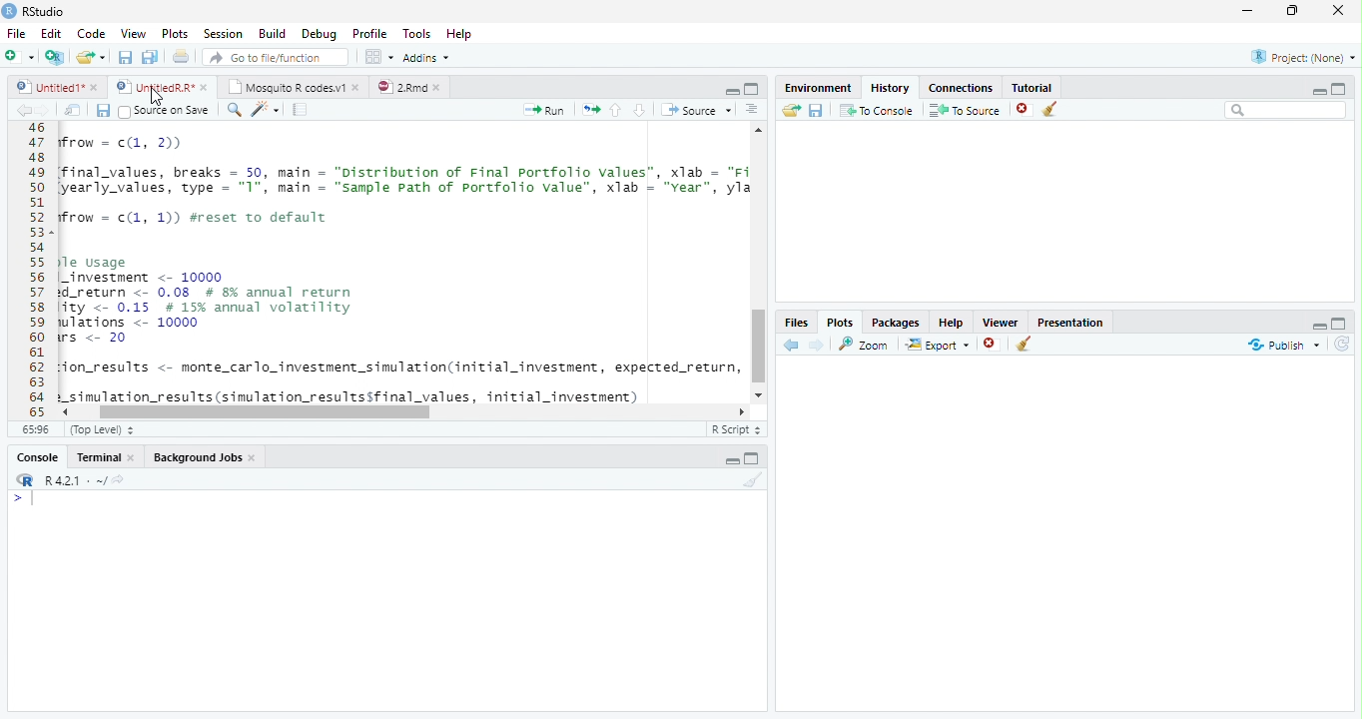 The image size is (1362, 719). Describe the element at coordinates (876, 110) in the screenshot. I see `To Console` at that location.